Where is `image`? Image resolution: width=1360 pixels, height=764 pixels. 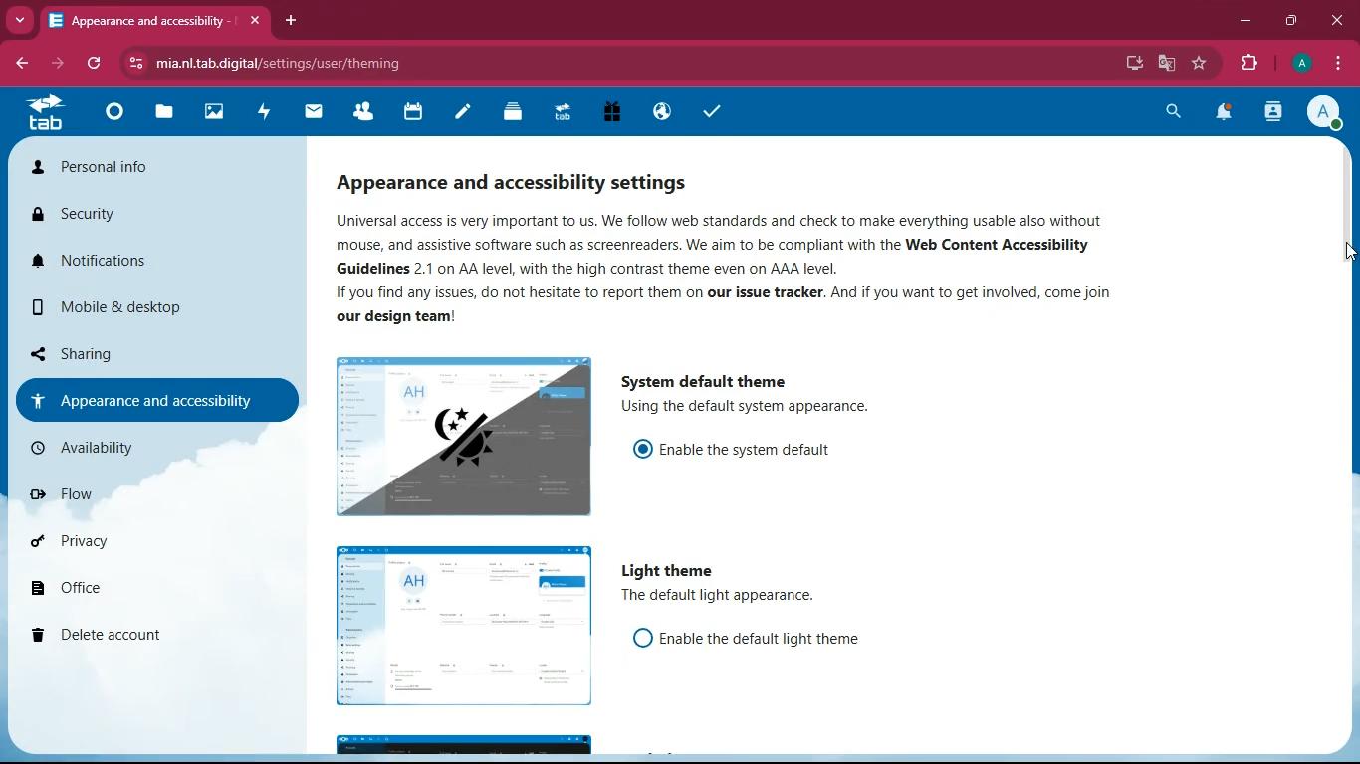
image is located at coordinates (455, 630).